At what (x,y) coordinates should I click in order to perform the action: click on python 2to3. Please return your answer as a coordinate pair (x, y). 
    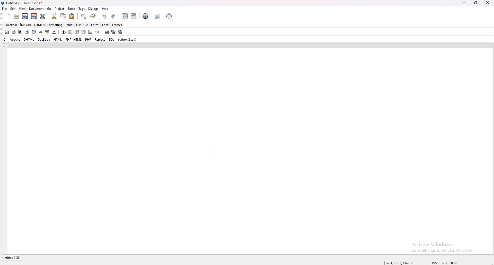
    Looking at the image, I should click on (127, 39).